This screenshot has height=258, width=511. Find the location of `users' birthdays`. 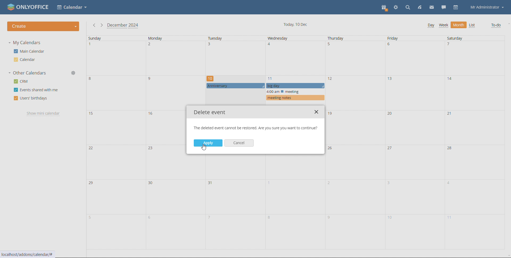

users' birthdays is located at coordinates (30, 98).